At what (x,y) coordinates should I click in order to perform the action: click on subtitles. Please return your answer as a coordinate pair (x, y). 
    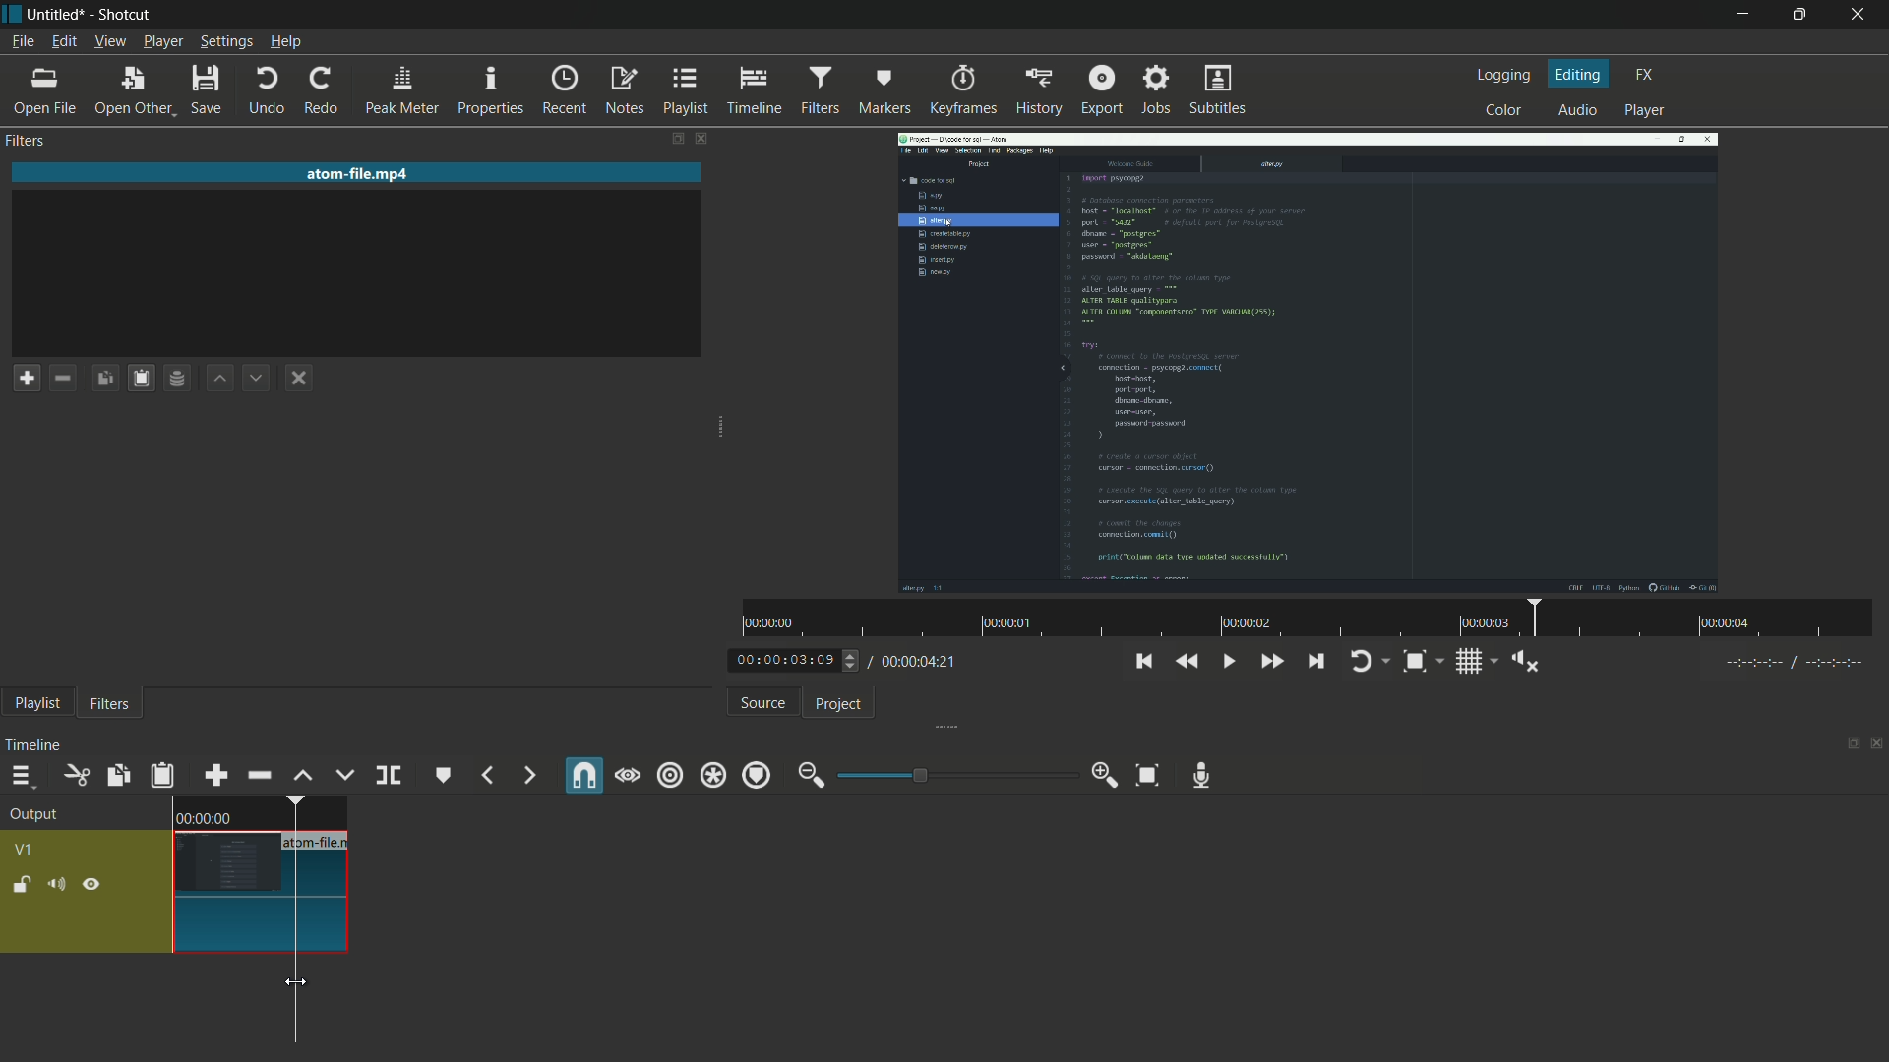
    Looking at the image, I should click on (1218, 89).